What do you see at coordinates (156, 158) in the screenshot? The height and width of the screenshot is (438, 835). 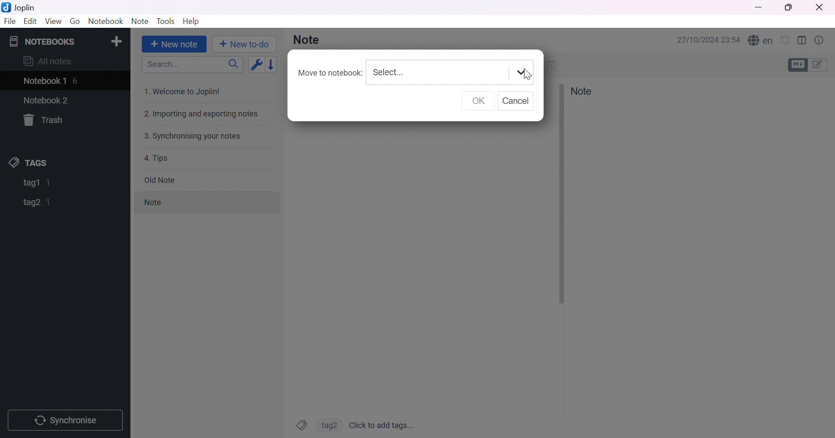 I see `4. Tips` at bounding box center [156, 158].